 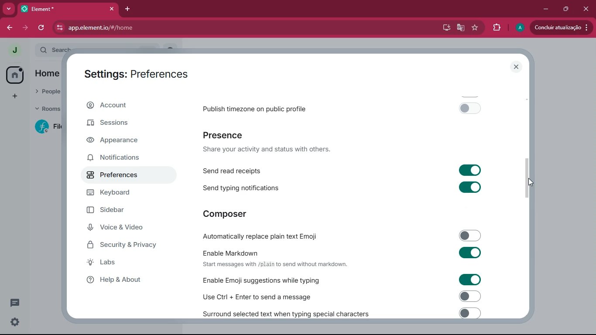 What do you see at coordinates (130, 9) in the screenshot?
I see `add tab` at bounding box center [130, 9].